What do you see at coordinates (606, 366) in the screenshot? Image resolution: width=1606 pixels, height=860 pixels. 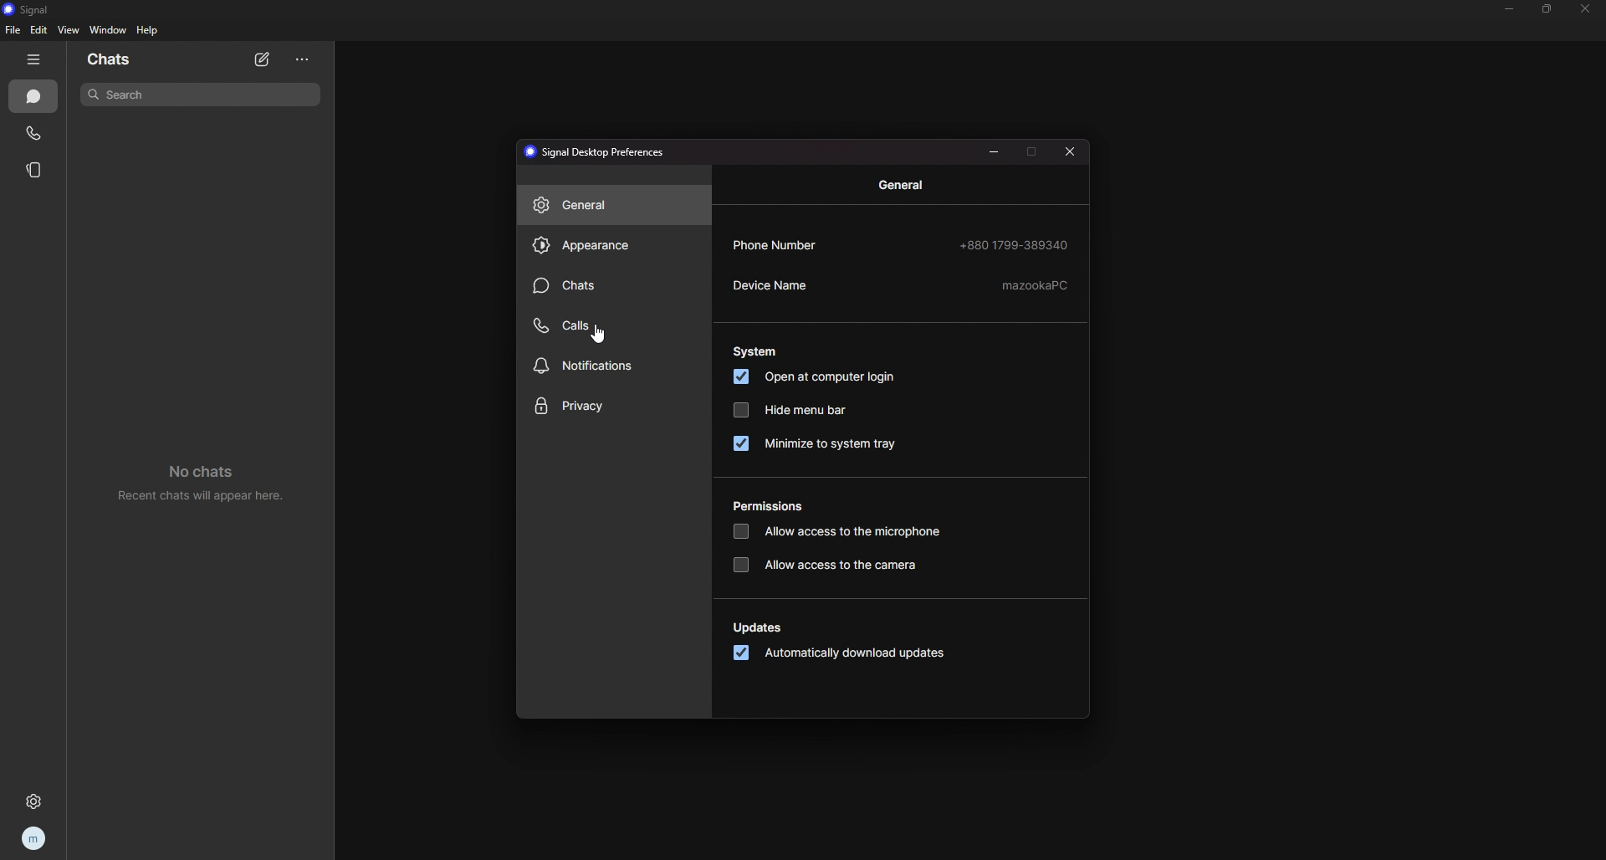 I see `notifications` at bounding box center [606, 366].